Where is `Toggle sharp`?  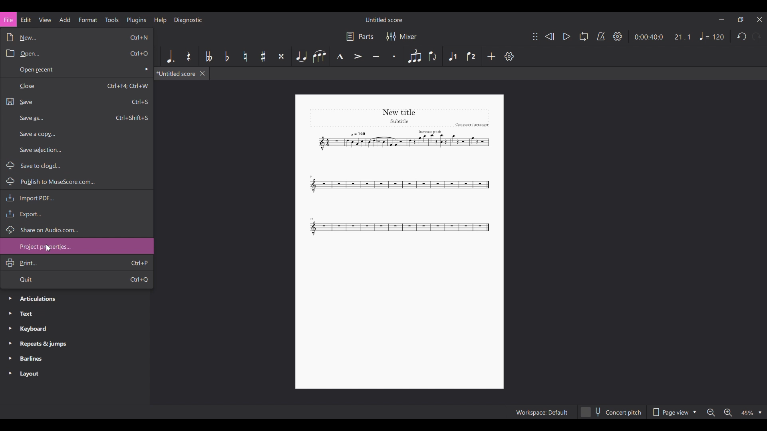 Toggle sharp is located at coordinates (264, 56).